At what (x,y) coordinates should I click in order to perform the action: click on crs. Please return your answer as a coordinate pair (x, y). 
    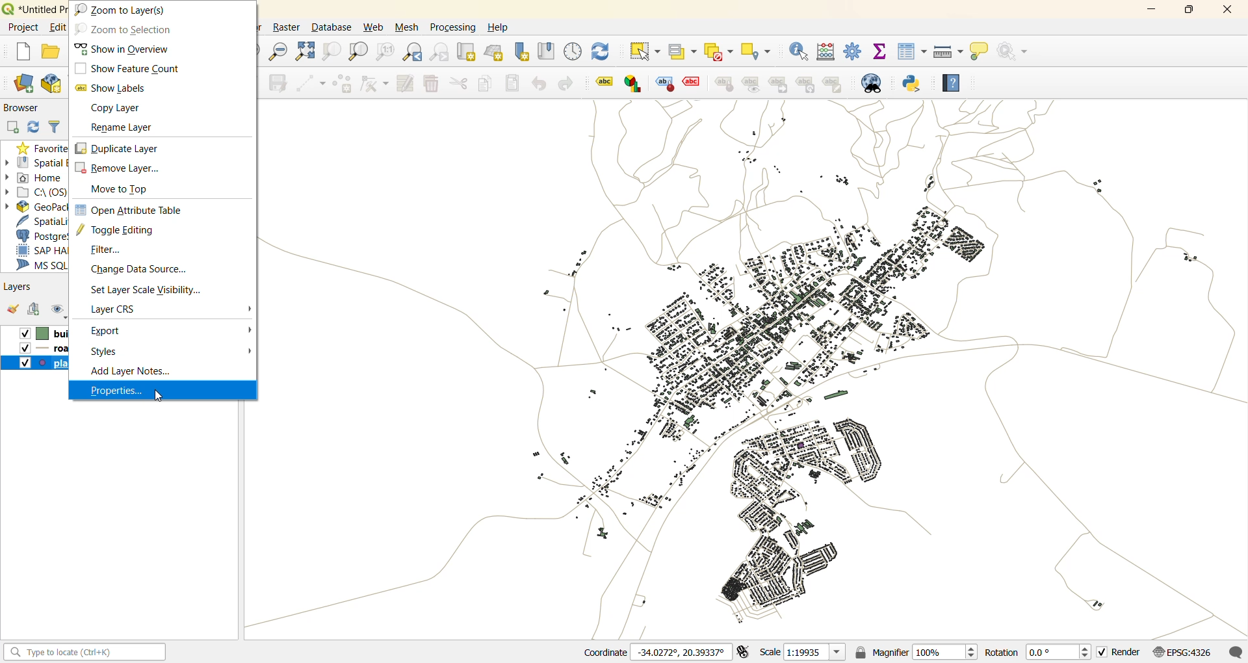
    Looking at the image, I should click on (1180, 652).